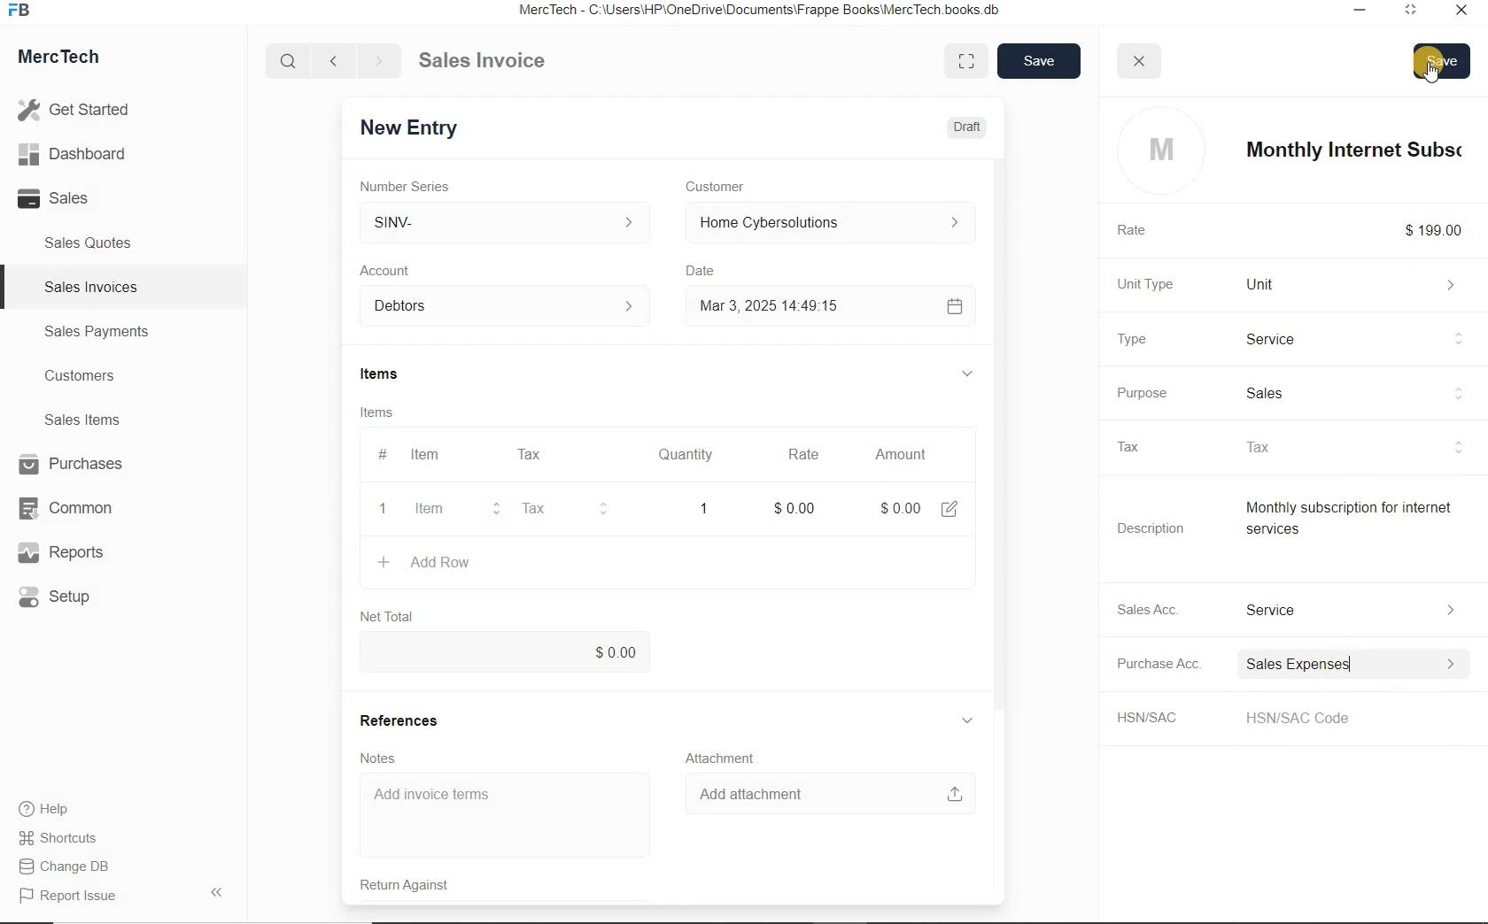 The image size is (1488, 924). Describe the element at coordinates (416, 883) in the screenshot. I see `Return Against` at that location.